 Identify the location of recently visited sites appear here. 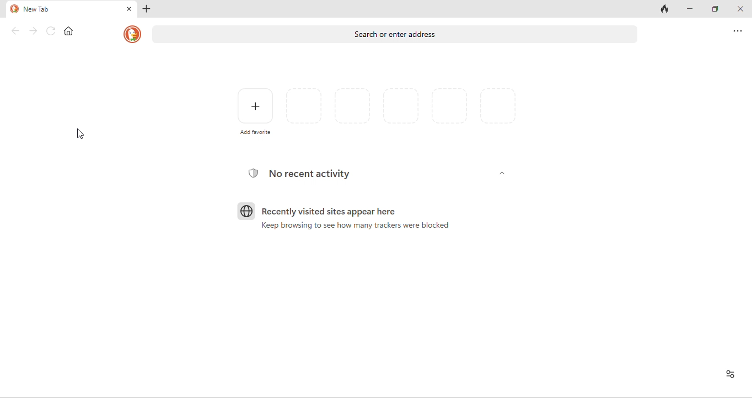
(336, 212).